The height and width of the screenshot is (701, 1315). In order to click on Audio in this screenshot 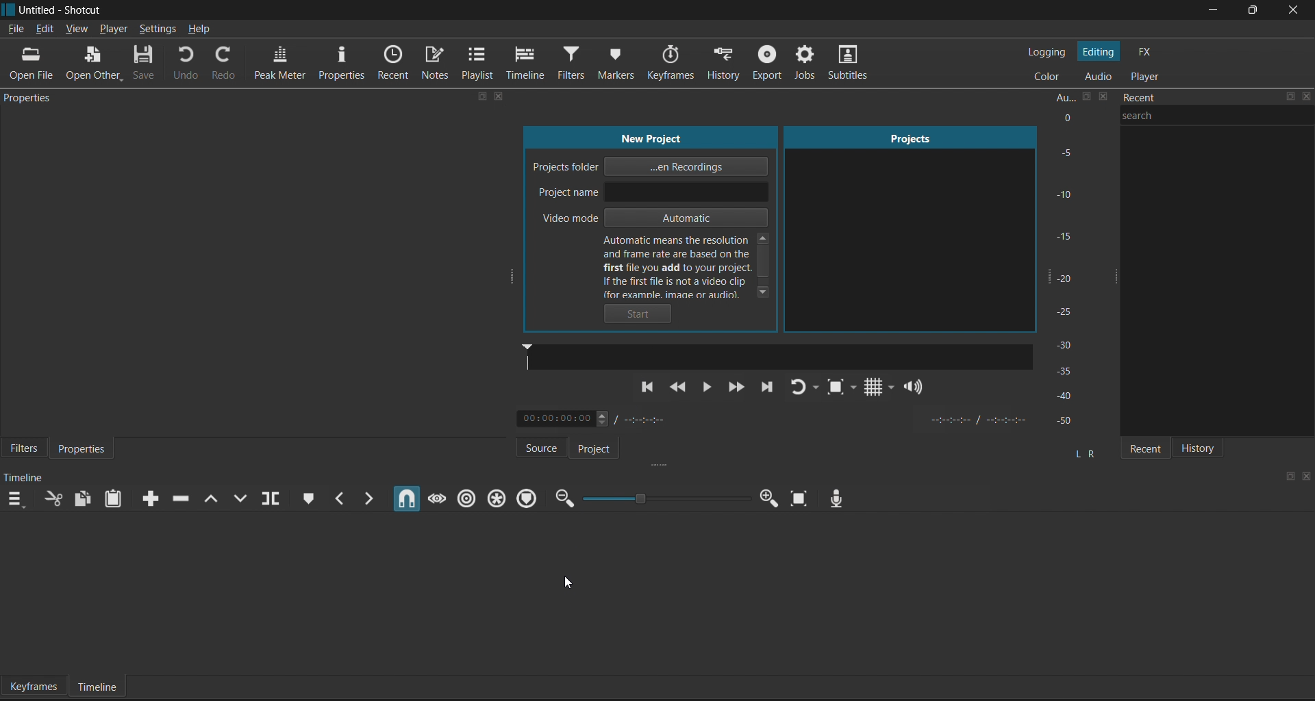, I will do `click(1097, 77)`.